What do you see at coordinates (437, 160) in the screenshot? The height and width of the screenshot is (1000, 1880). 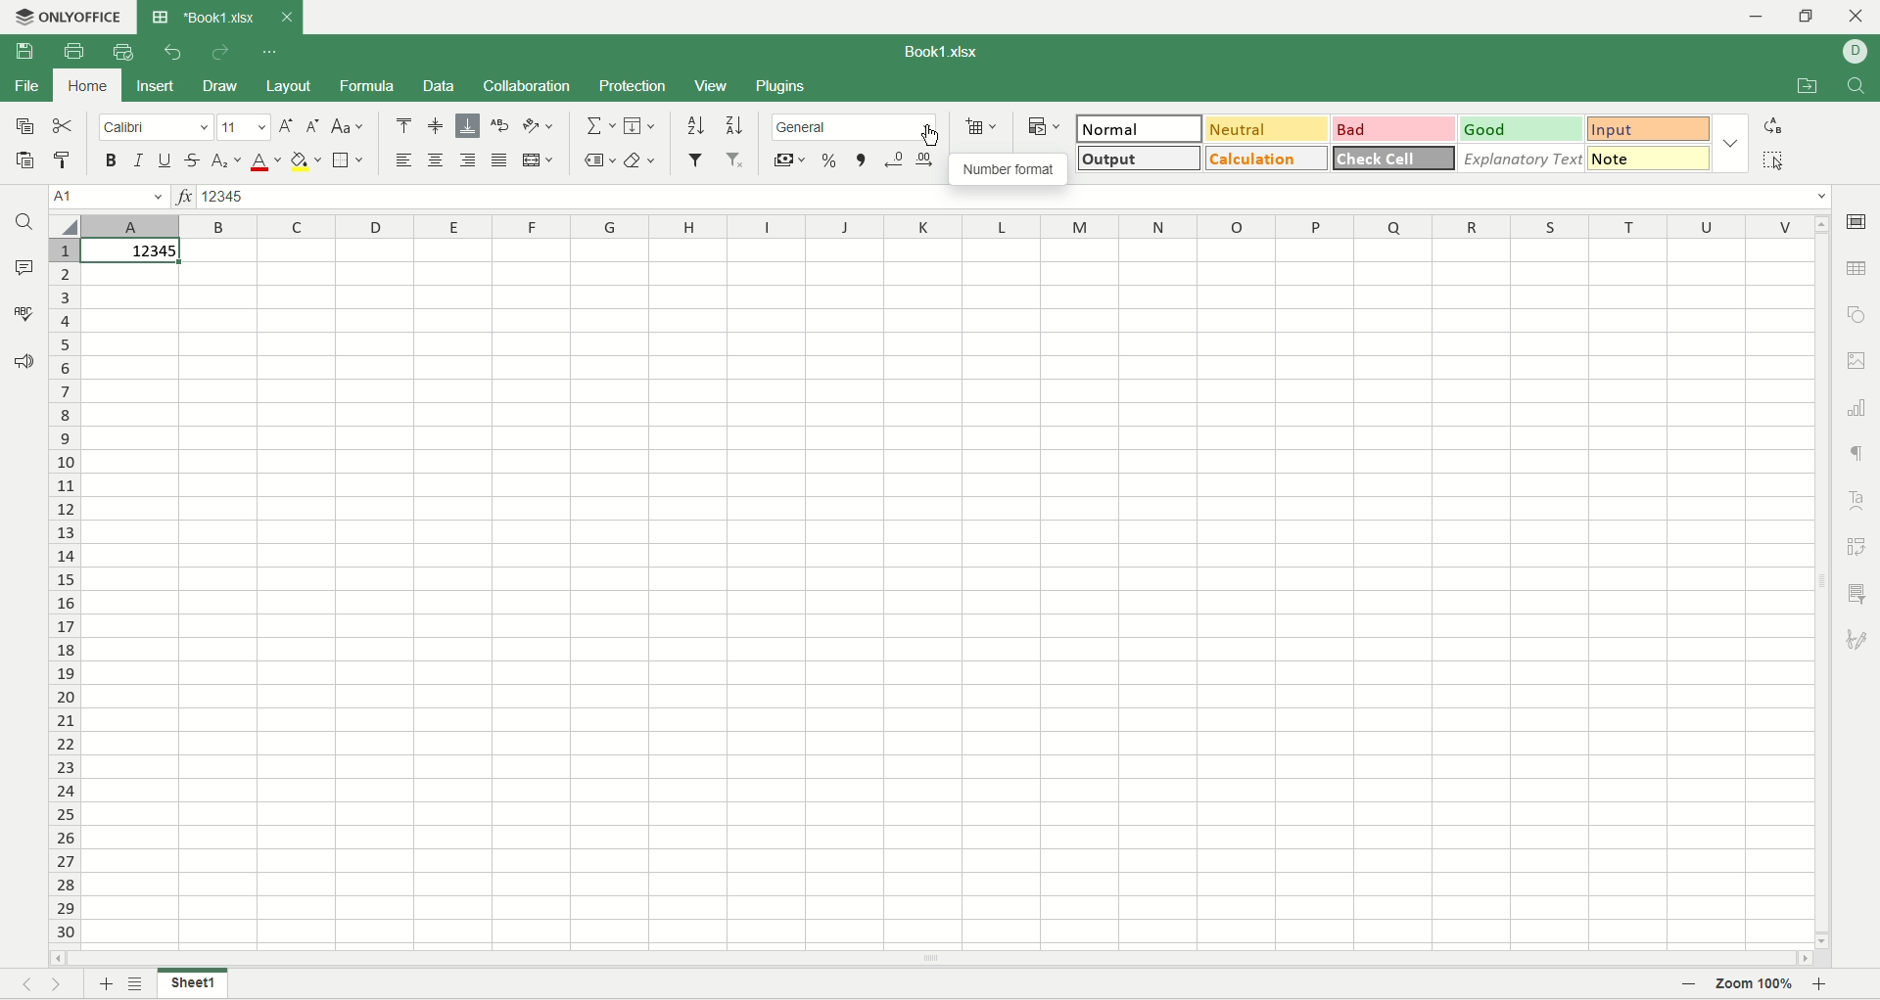 I see `align center` at bounding box center [437, 160].